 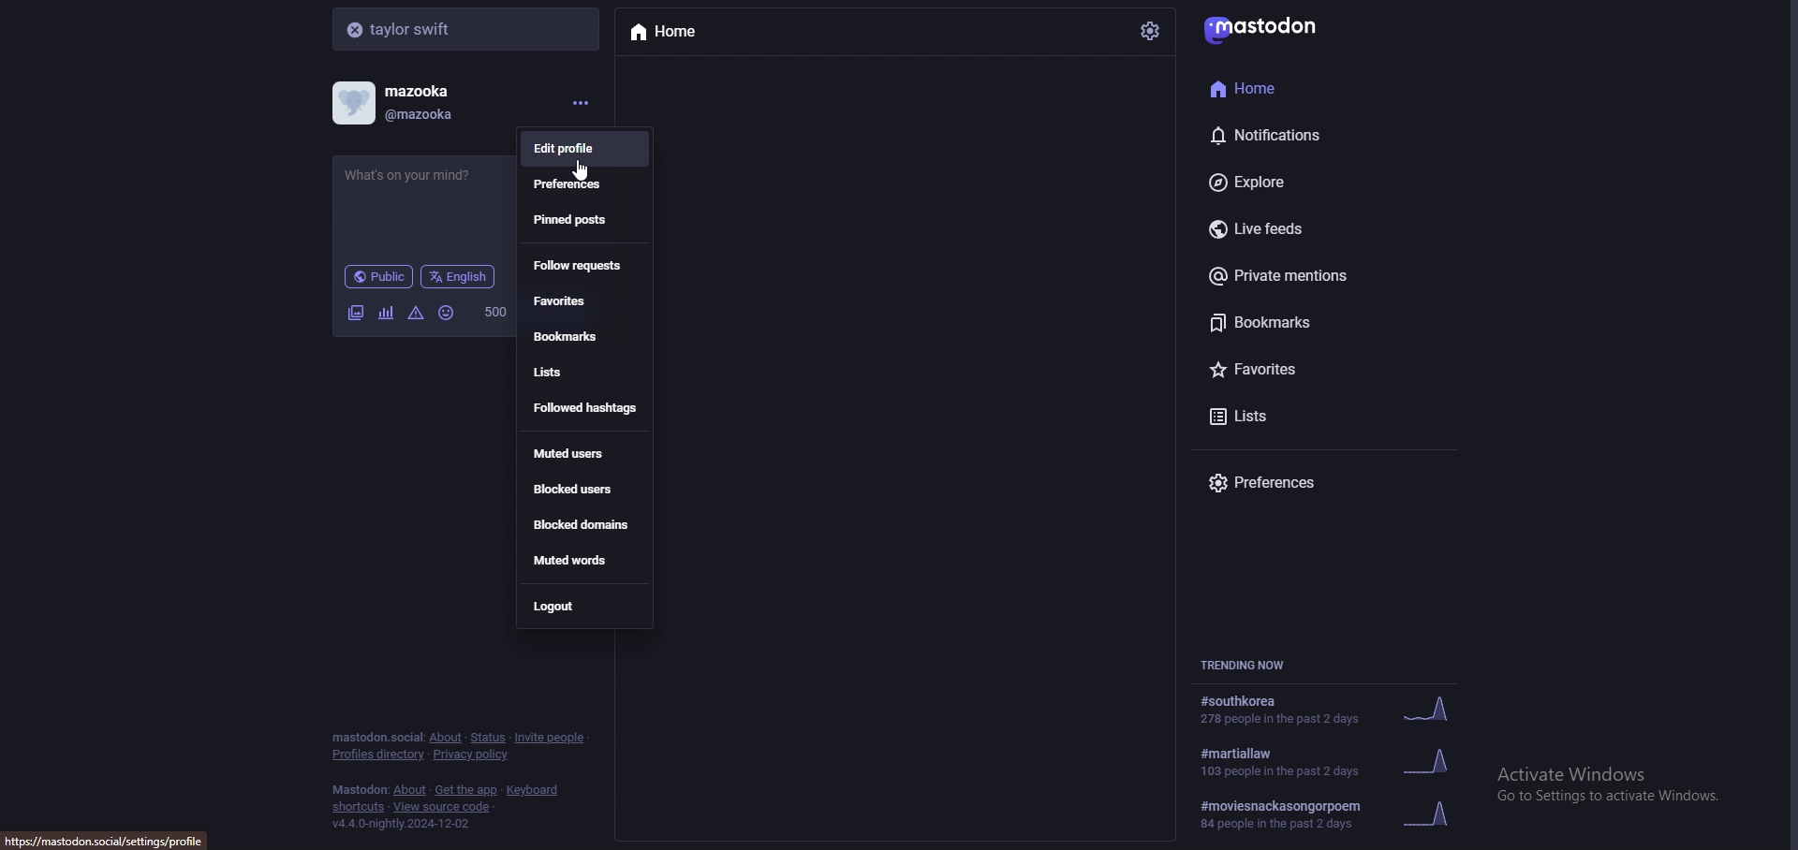 What do you see at coordinates (461, 276) in the screenshot?
I see `language` at bounding box center [461, 276].